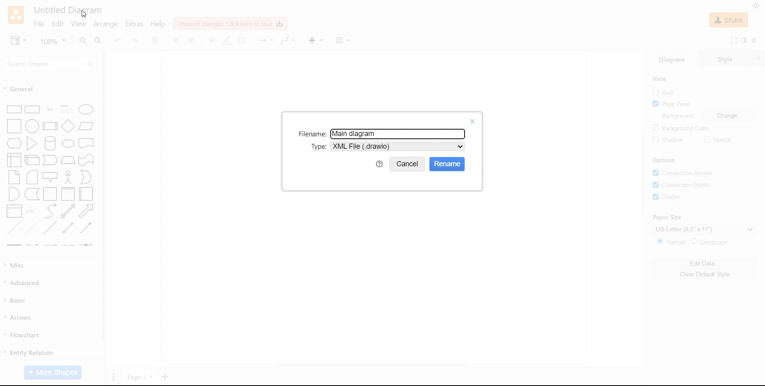 The width and height of the screenshot is (765, 386). Describe the element at coordinates (730, 116) in the screenshot. I see `Change background ` at that location.